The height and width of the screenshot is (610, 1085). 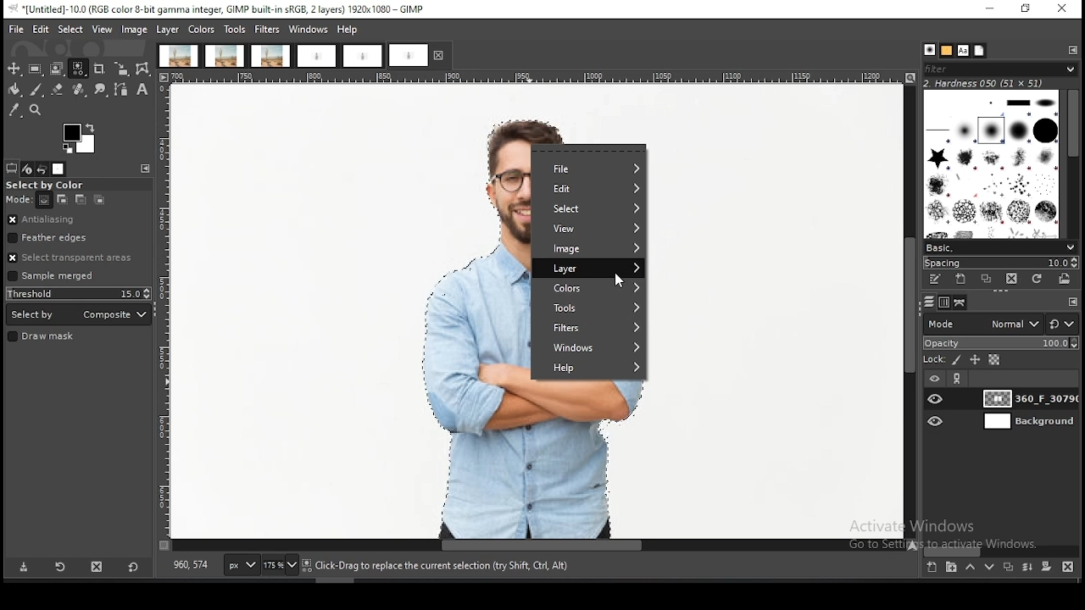 I want to click on healing tool, so click(x=80, y=90).